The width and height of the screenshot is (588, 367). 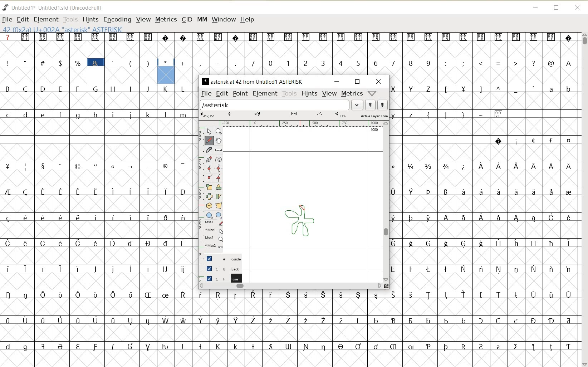 I want to click on SCROLLBAR, so click(x=387, y=202).